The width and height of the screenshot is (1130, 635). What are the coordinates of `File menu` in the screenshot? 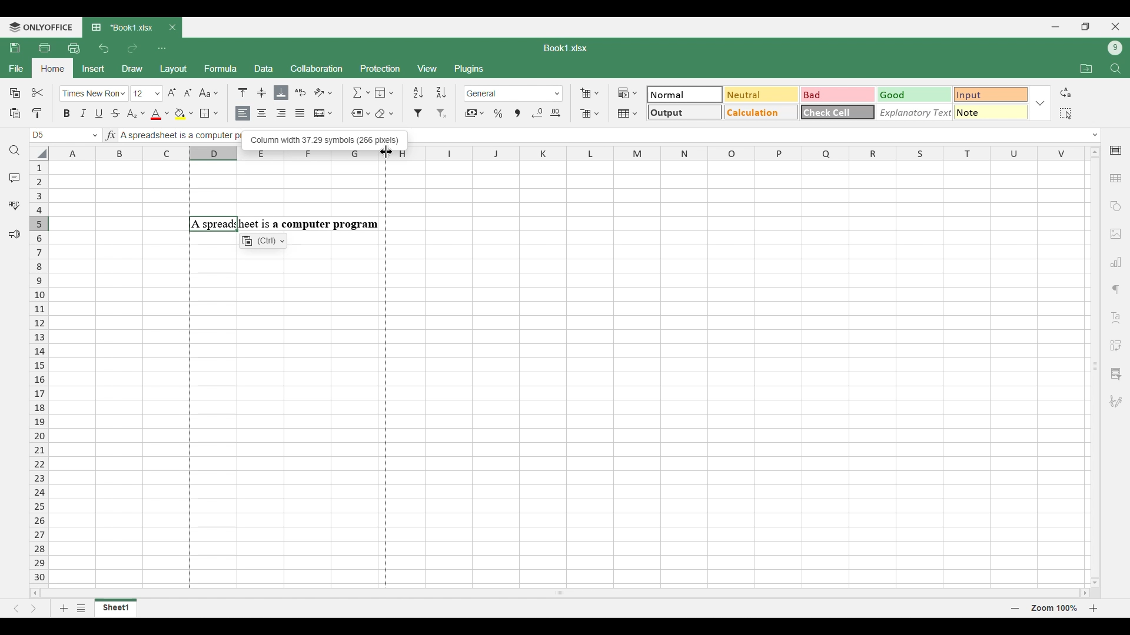 It's located at (16, 68).